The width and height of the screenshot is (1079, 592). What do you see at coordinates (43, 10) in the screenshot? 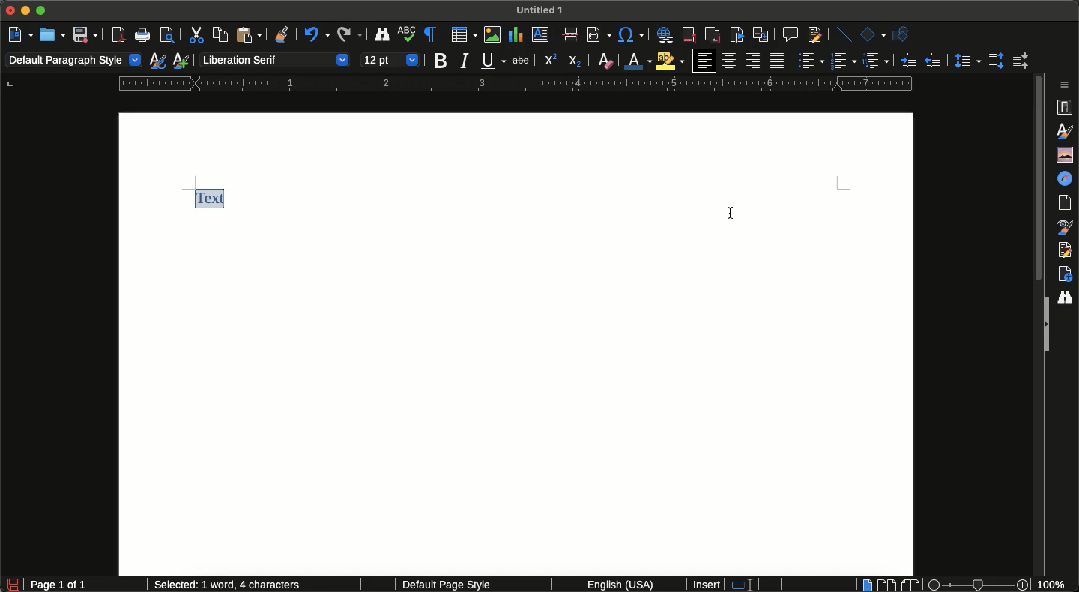
I see `Maximize` at bounding box center [43, 10].